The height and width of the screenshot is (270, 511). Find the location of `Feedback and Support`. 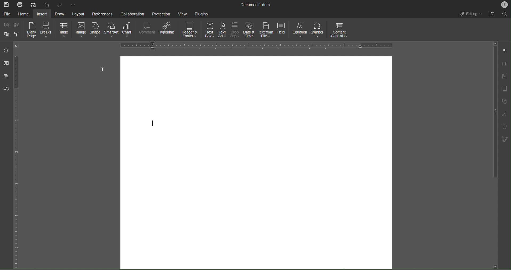

Feedback and Support is located at coordinates (5, 88).